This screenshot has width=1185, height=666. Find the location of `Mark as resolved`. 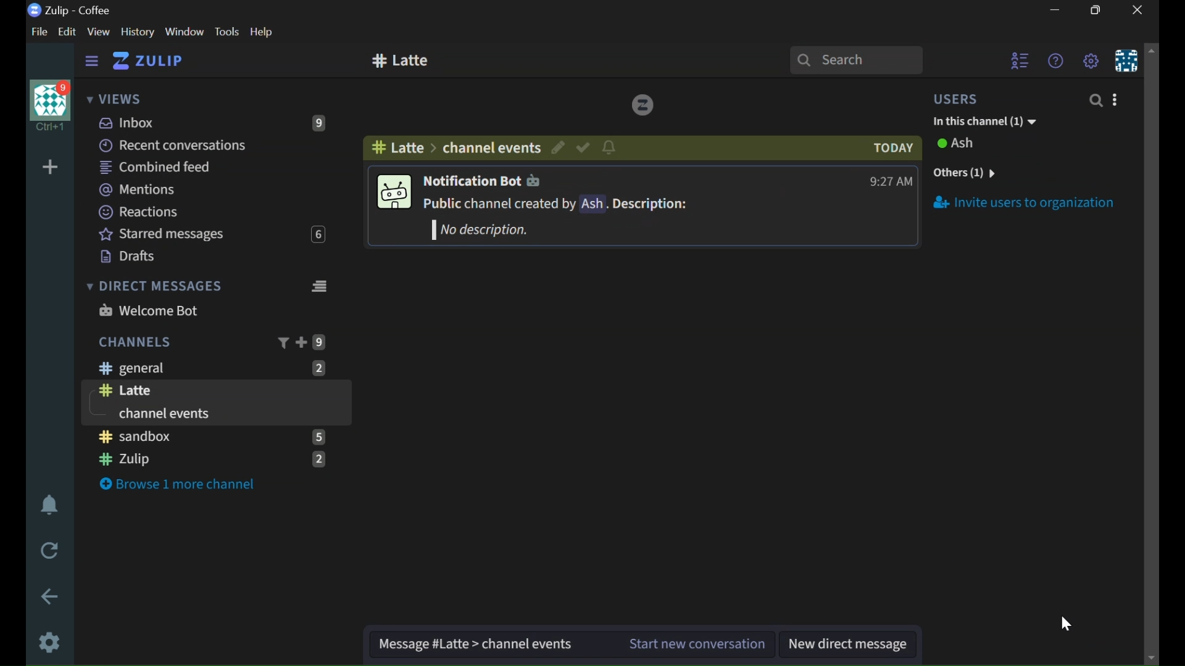

Mark as resolved is located at coordinates (583, 147).